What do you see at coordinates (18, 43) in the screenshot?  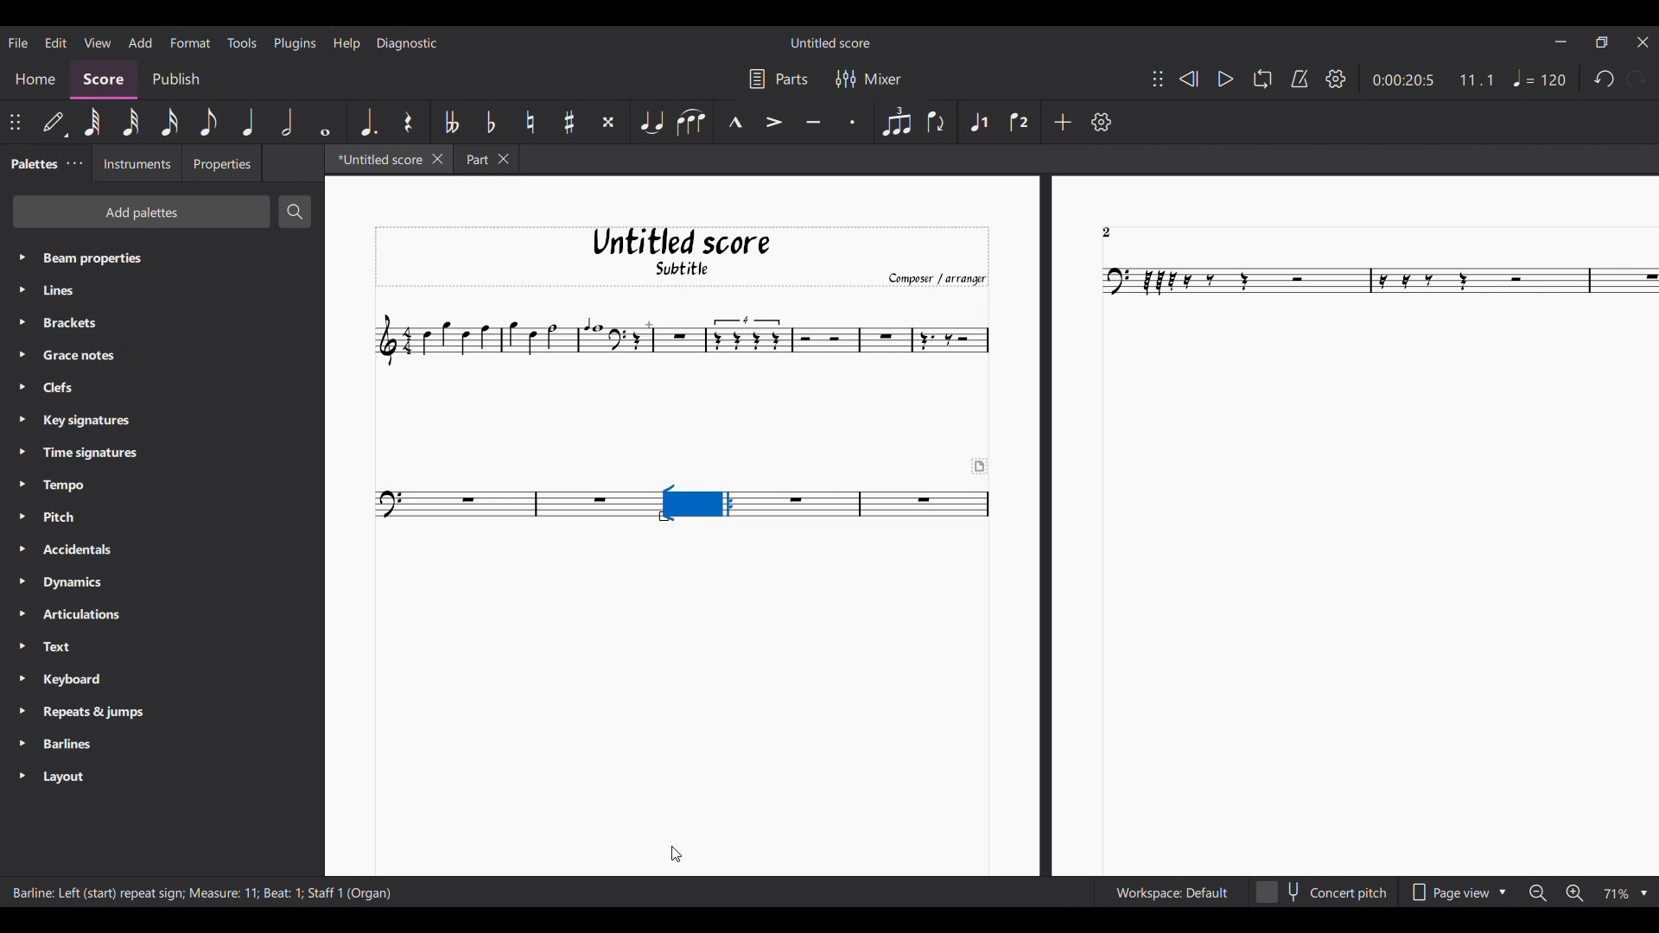 I see `File menu` at bounding box center [18, 43].